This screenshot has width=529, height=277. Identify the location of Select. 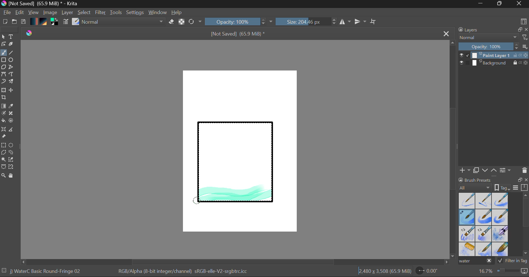
(85, 13).